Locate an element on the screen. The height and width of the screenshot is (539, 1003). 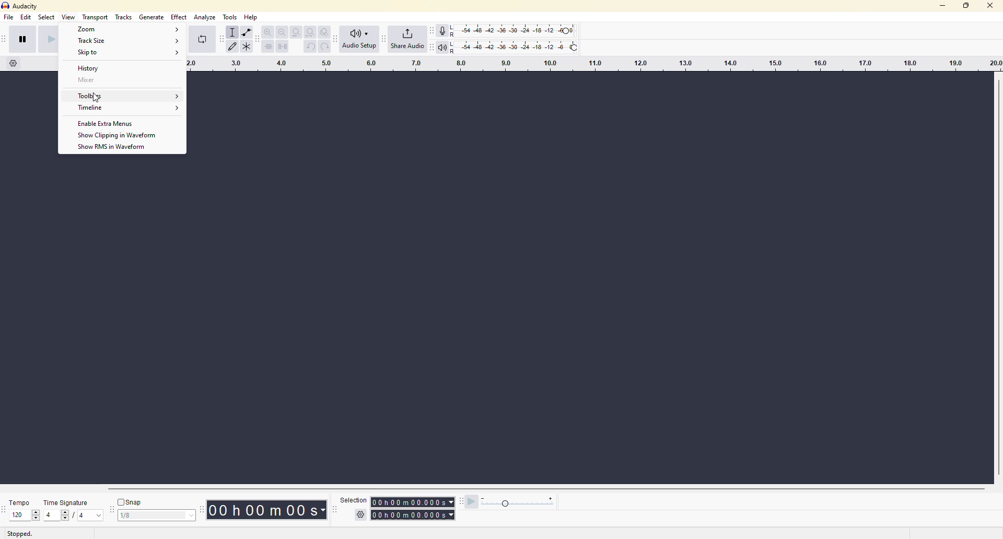
snap is located at coordinates (129, 501).